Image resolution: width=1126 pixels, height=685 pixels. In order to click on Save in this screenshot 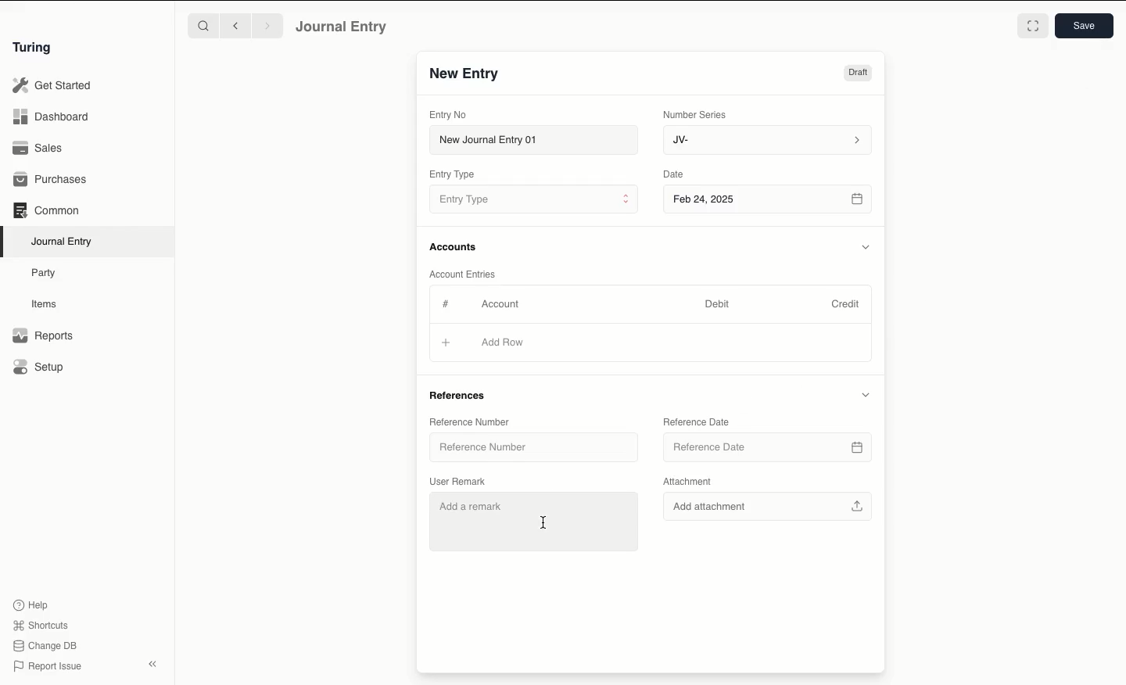, I will do `click(1085, 26)`.